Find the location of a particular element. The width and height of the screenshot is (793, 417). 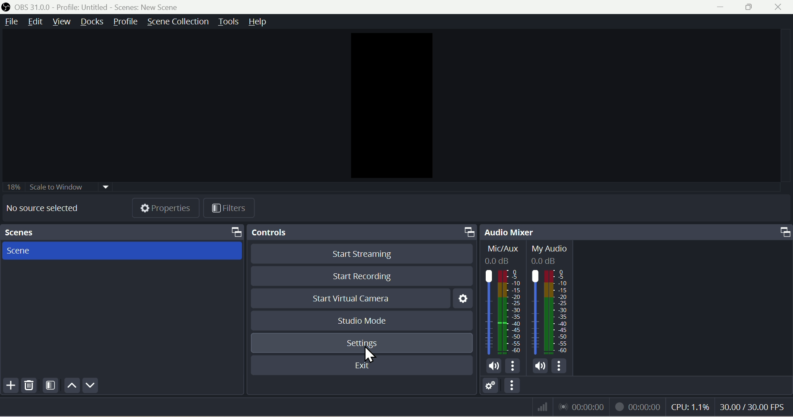

Volume is located at coordinates (540, 366).